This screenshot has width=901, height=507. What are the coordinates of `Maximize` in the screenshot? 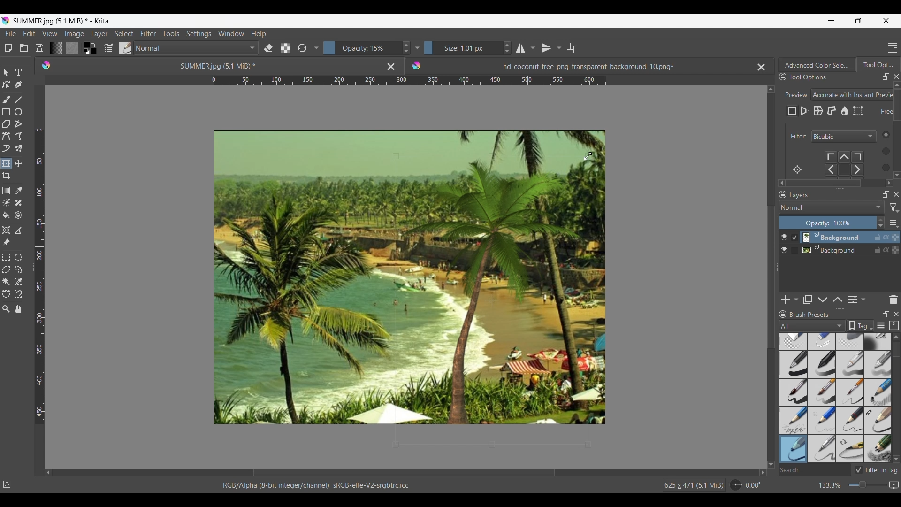 It's located at (895, 235).